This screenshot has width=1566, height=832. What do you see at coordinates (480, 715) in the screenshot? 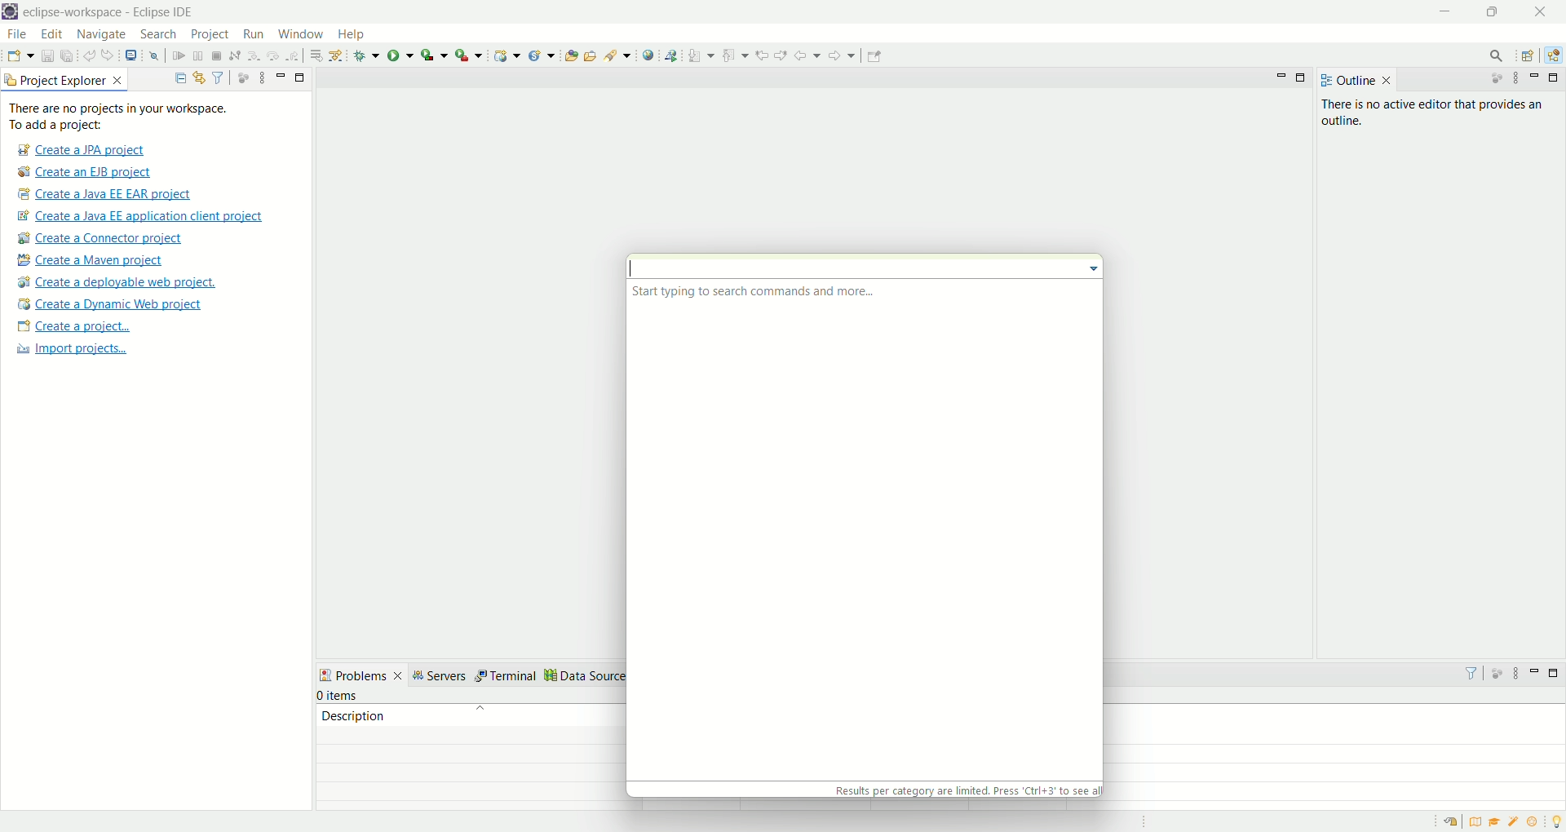
I see `description` at bounding box center [480, 715].